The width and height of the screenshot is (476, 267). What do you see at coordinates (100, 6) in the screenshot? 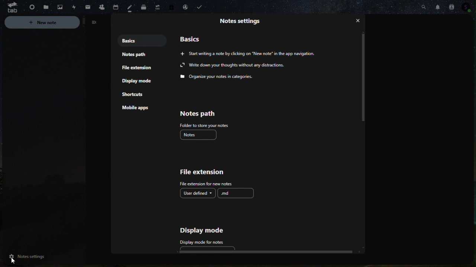
I see `Contacts` at bounding box center [100, 6].